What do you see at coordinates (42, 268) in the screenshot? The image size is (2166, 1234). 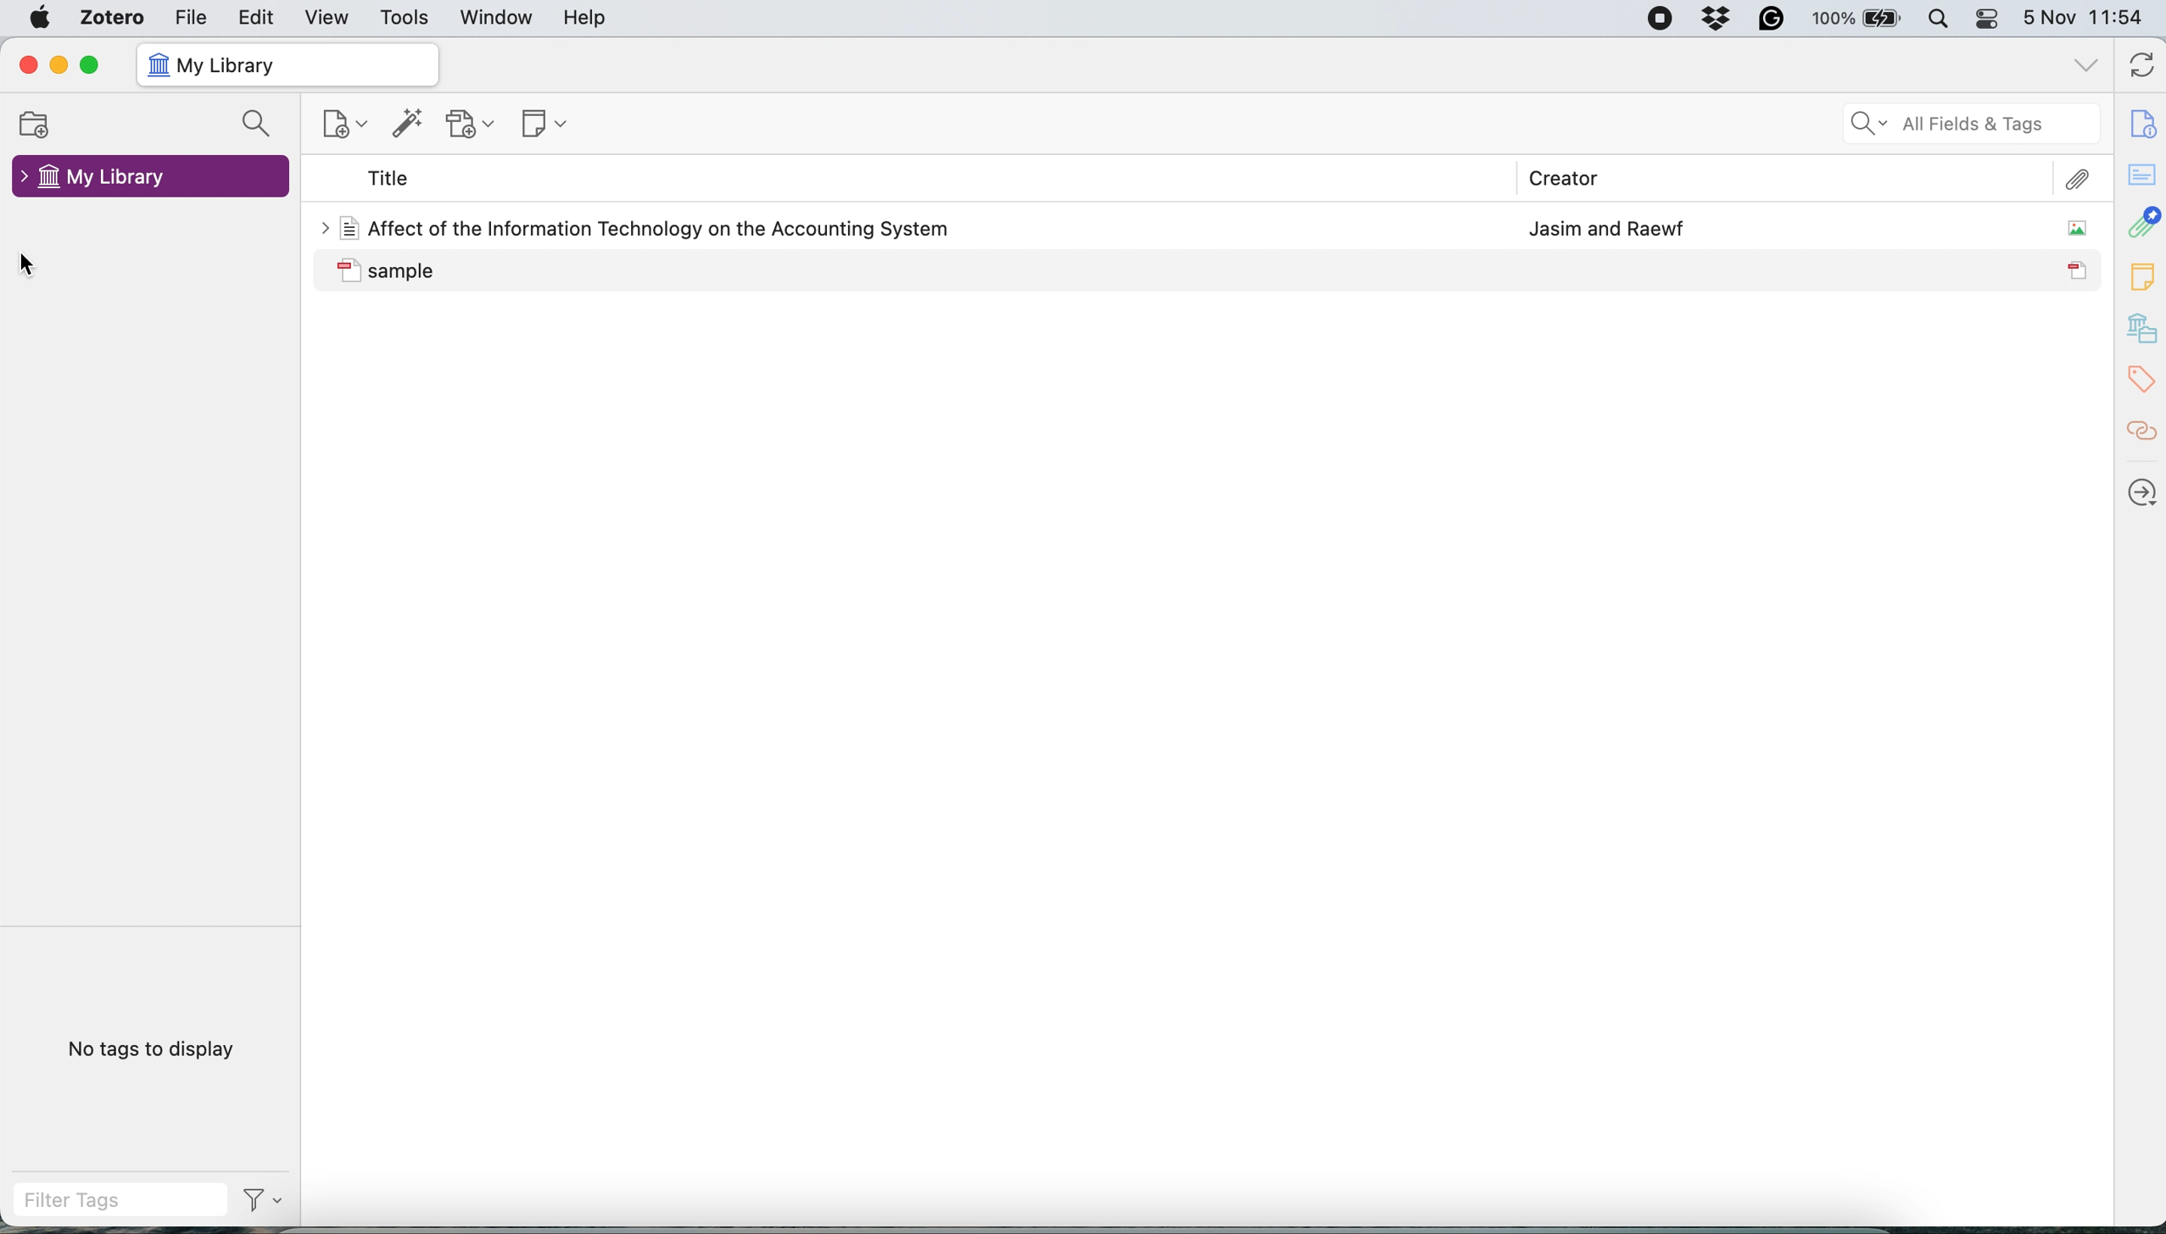 I see `cursor` at bounding box center [42, 268].